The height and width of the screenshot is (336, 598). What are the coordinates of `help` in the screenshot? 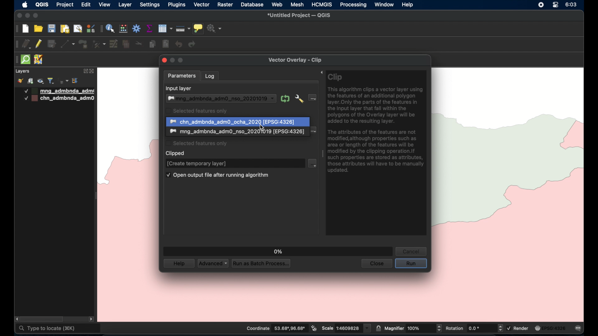 It's located at (408, 5).